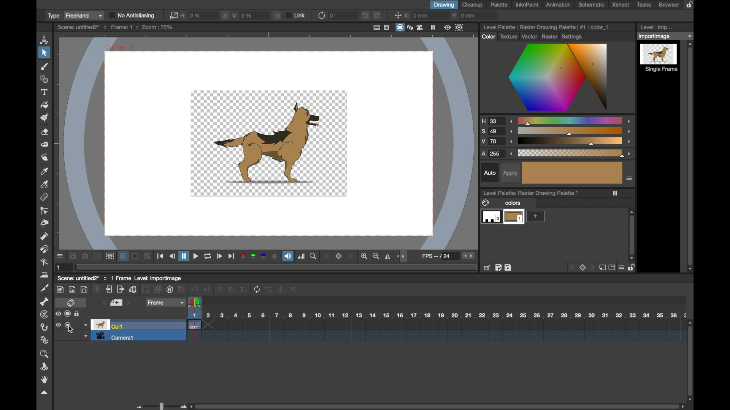  What do you see at coordinates (58, 314) in the screenshot?
I see `eye` at bounding box center [58, 314].